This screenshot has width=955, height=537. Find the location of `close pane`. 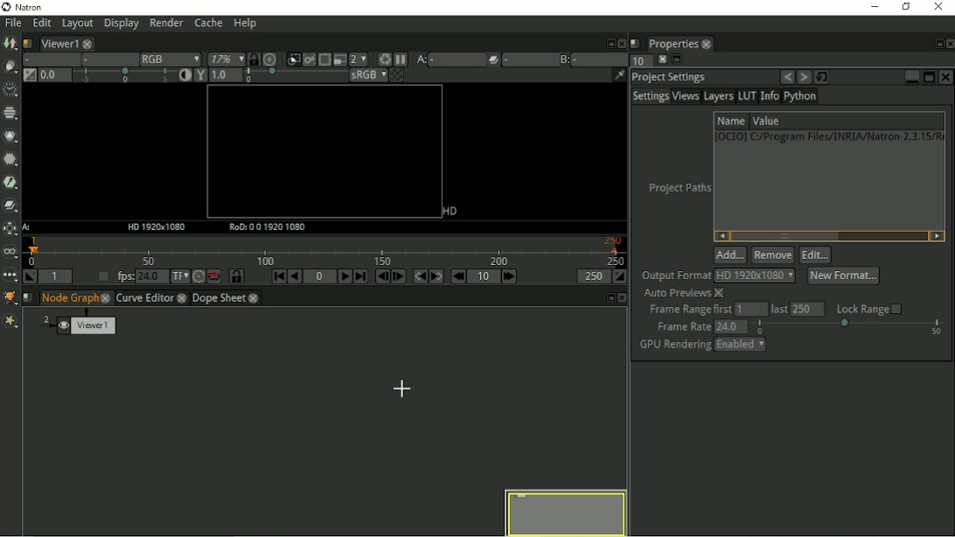

close pane is located at coordinates (660, 59).